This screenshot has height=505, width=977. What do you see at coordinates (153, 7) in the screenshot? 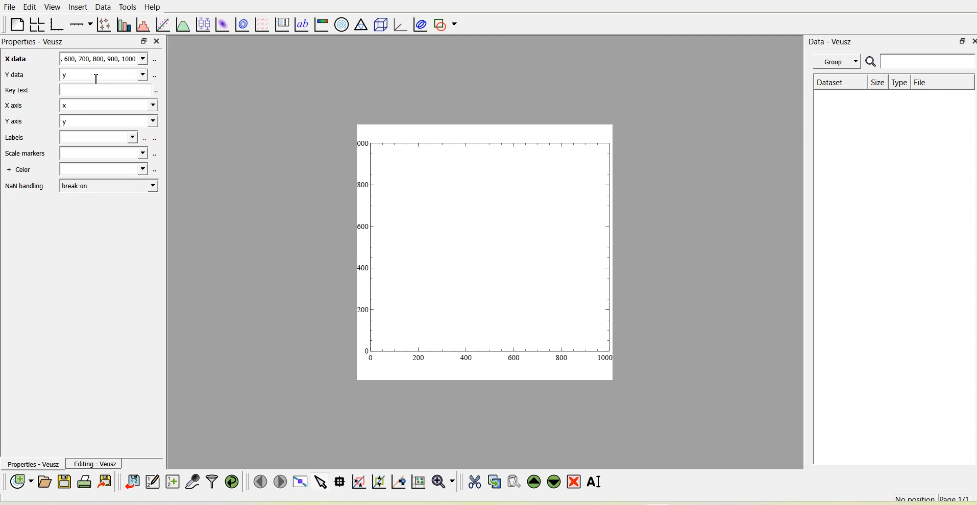
I see `Help` at bounding box center [153, 7].